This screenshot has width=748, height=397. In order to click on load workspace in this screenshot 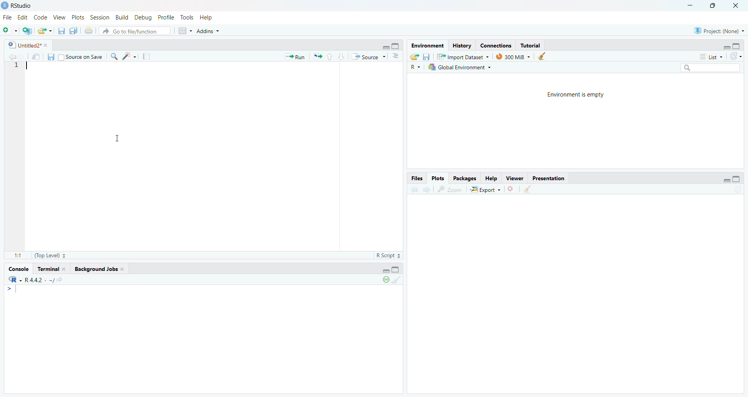, I will do `click(415, 57)`.